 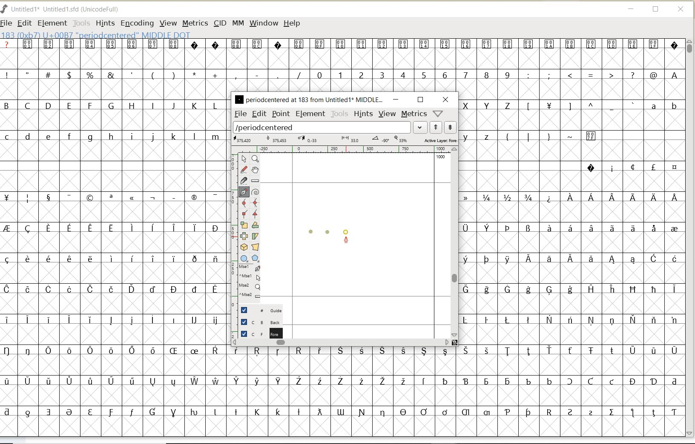 What do you see at coordinates (258, 310) in the screenshot?
I see `guide` at bounding box center [258, 310].